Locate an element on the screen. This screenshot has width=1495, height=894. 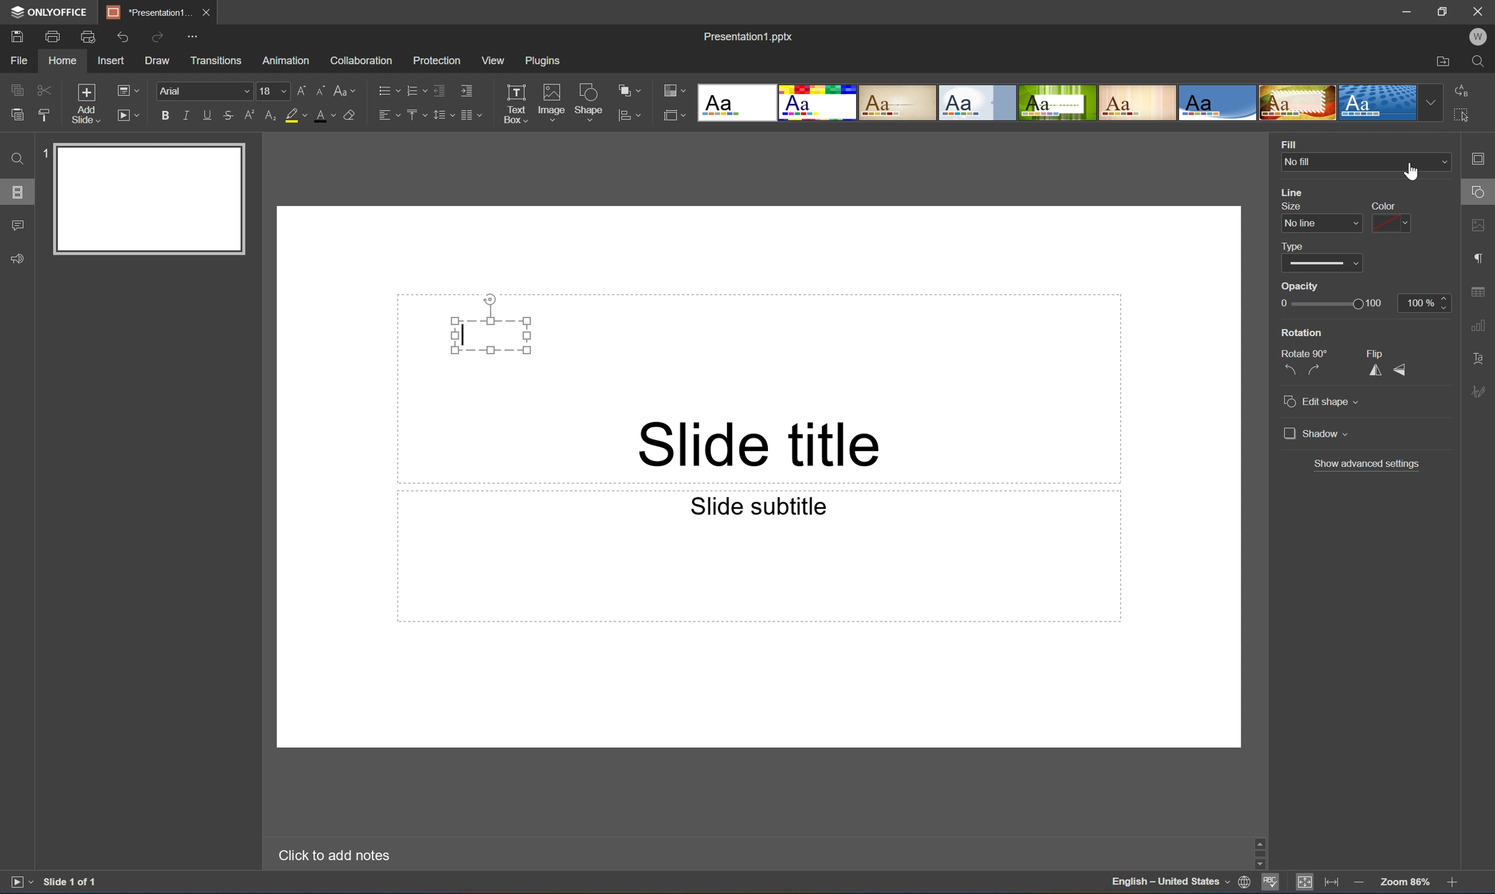
Horizontal align is located at coordinates (389, 116).